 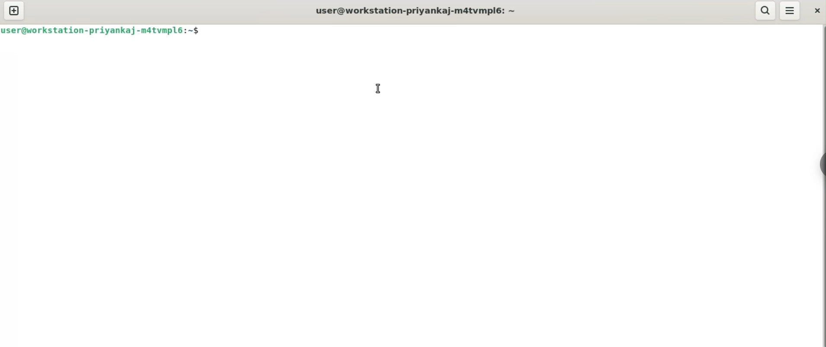 I want to click on close, so click(x=816, y=10).